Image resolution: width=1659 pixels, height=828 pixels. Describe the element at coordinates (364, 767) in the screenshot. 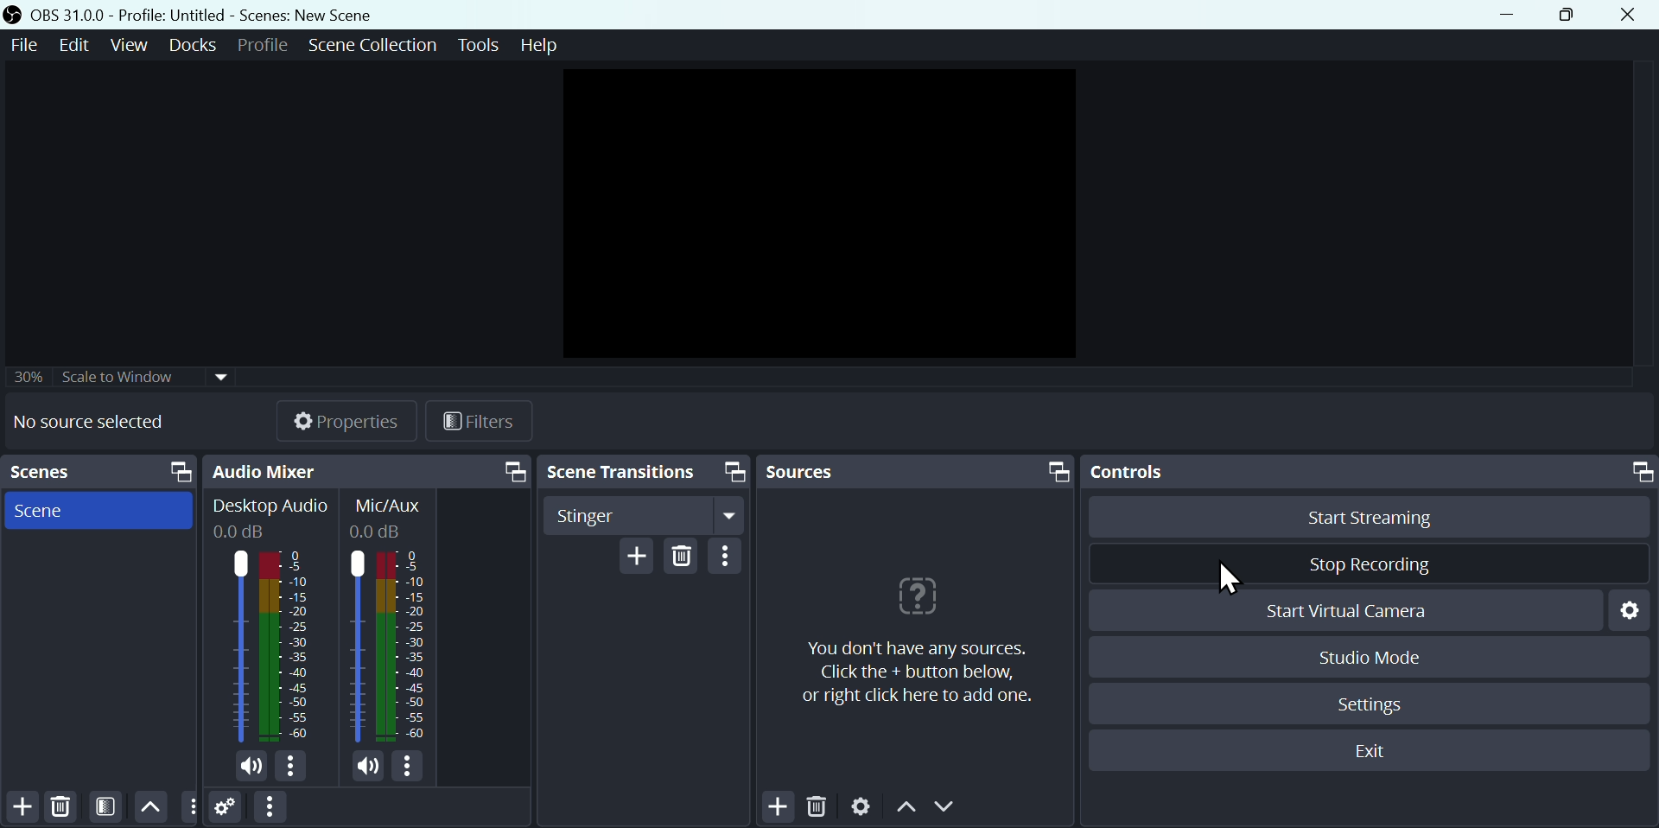

I see `speaker` at that location.